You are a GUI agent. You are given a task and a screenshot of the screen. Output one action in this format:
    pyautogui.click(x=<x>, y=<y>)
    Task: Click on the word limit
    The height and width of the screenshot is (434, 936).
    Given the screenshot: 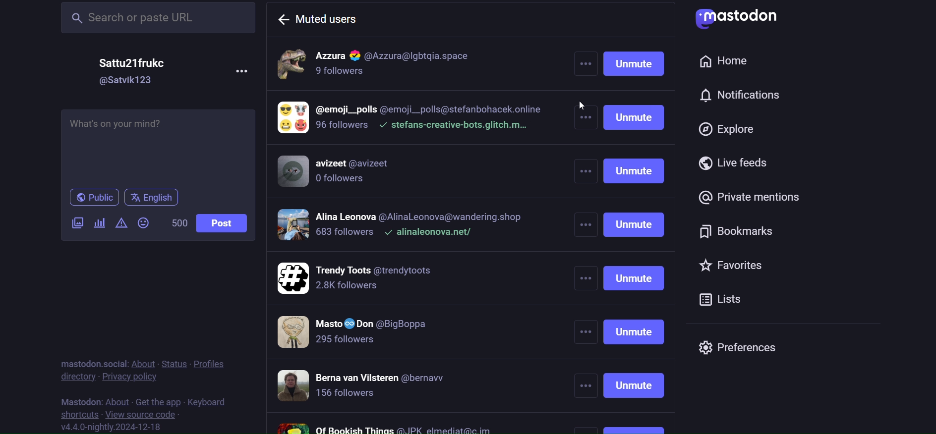 What is the action you would take?
    pyautogui.click(x=181, y=221)
    